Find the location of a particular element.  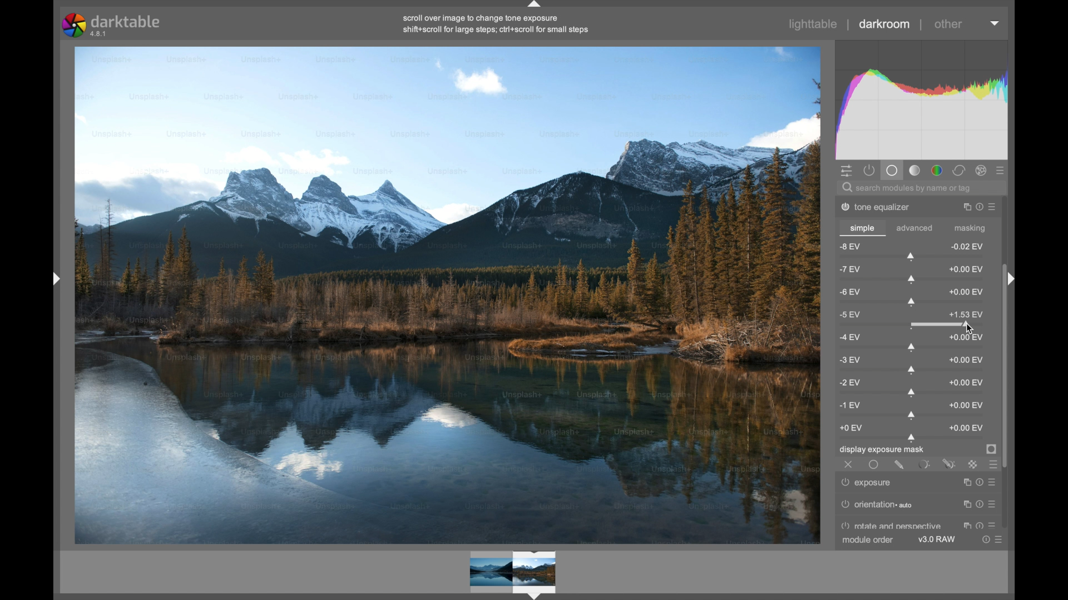

0.00 ev is located at coordinates (967, 292).